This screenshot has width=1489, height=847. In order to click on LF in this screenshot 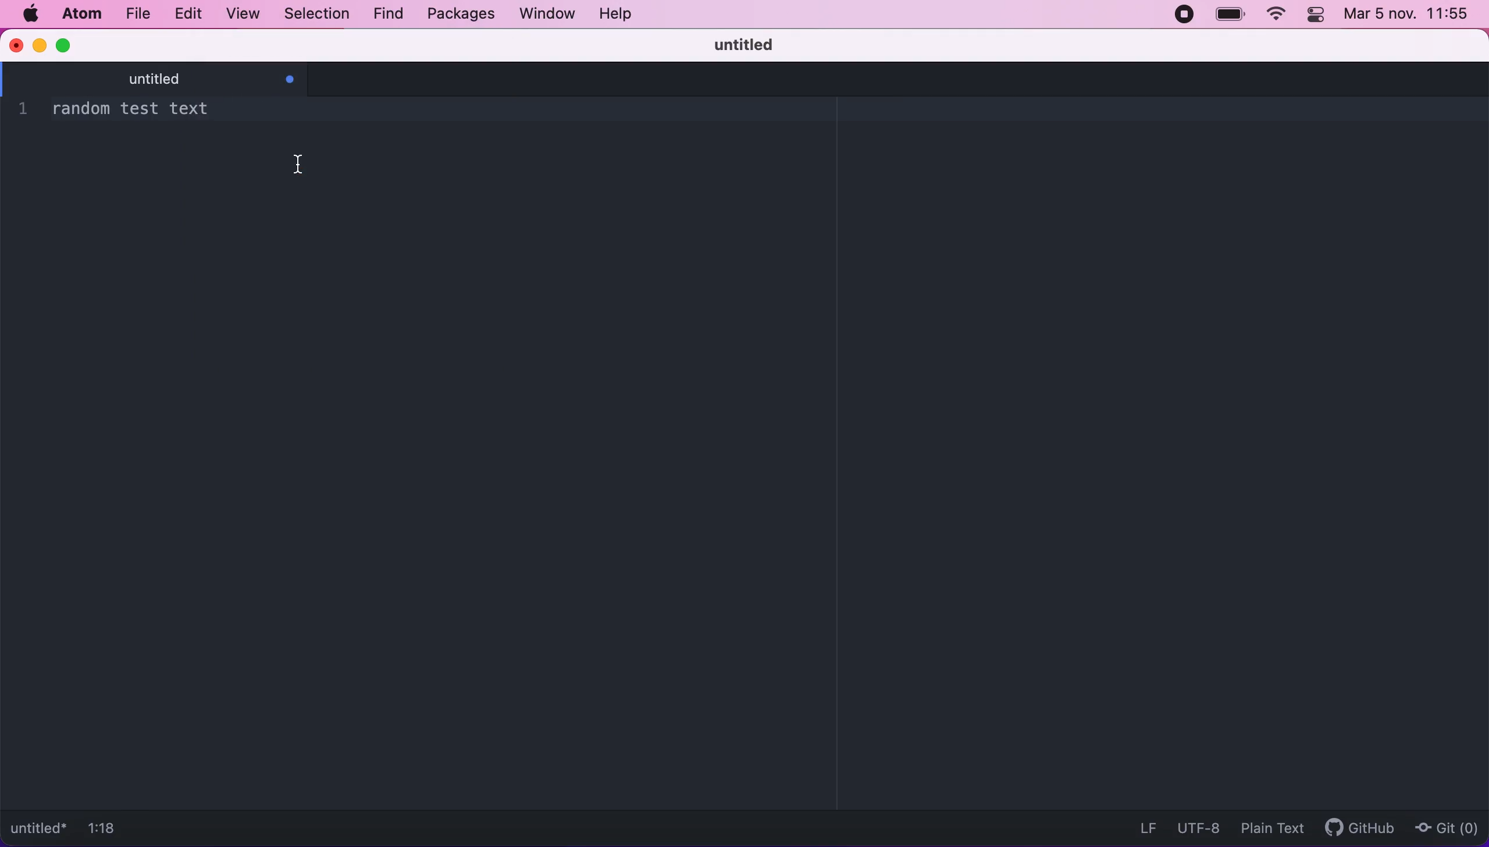, I will do `click(1143, 826)`.